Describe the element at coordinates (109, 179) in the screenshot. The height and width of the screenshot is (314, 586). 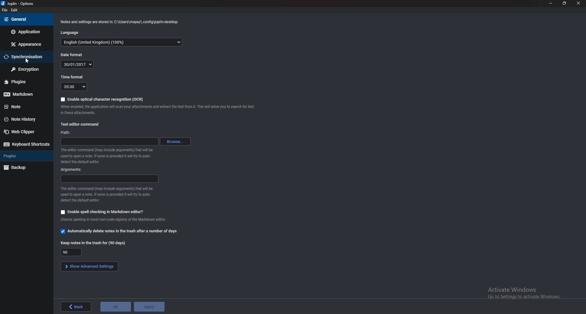
I see `arguments` at that location.